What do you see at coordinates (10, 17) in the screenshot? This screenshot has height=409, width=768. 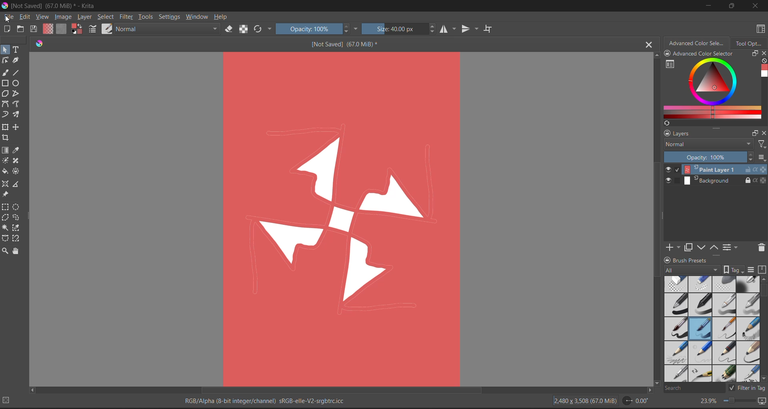 I see `file` at bounding box center [10, 17].